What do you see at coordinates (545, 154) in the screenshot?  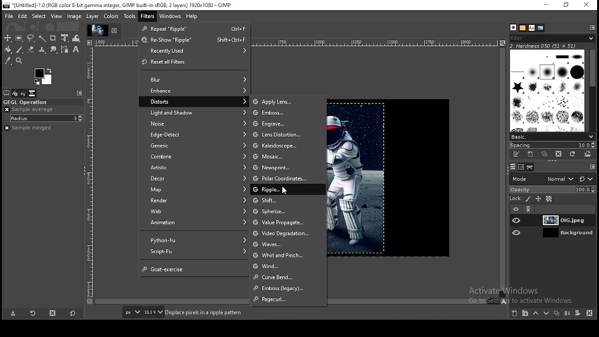 I see `duplicate this brush` at bounding box center [545, 154].